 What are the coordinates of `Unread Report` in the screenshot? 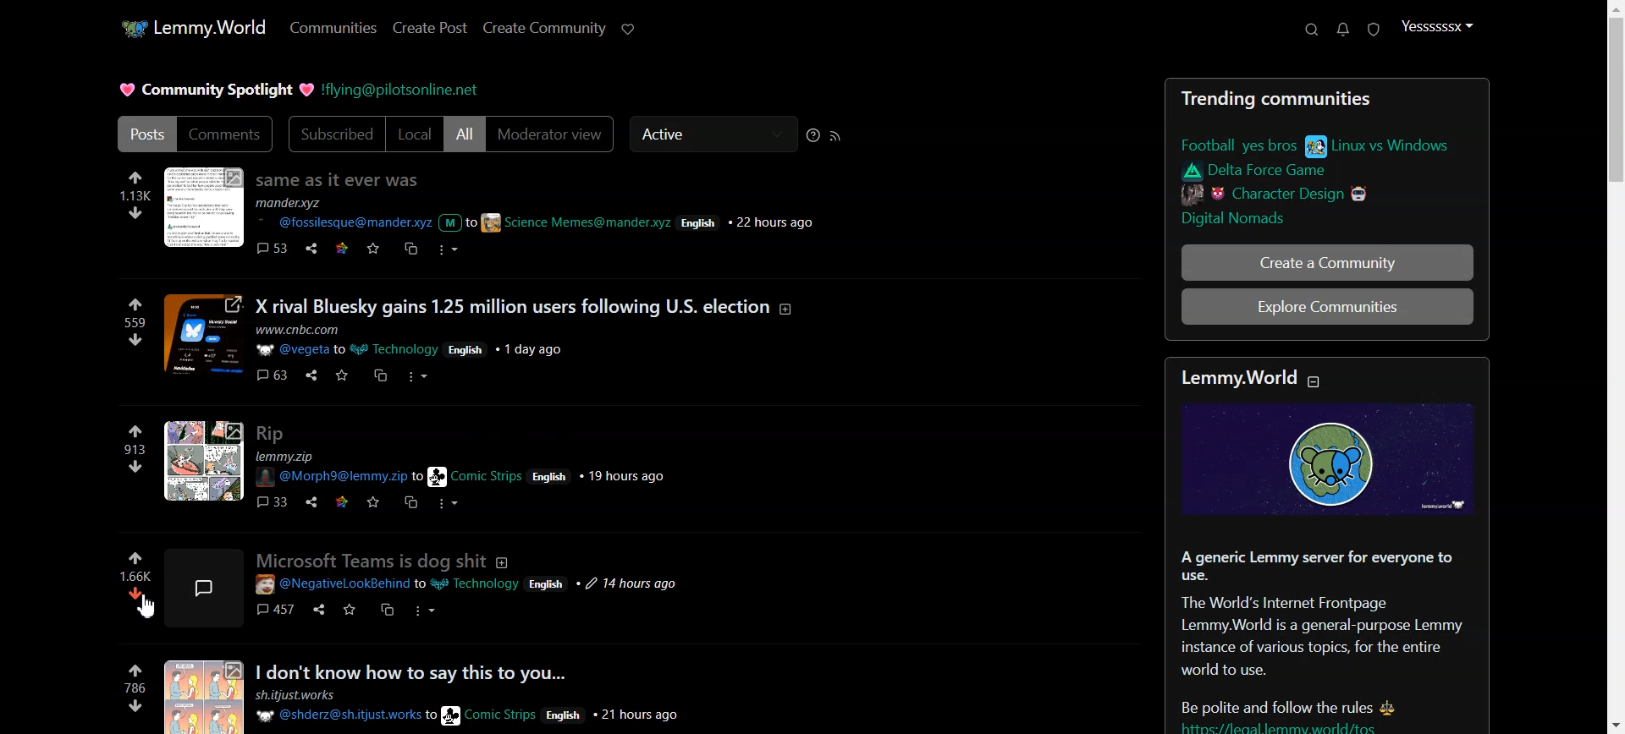 It's located at (1374, 30).